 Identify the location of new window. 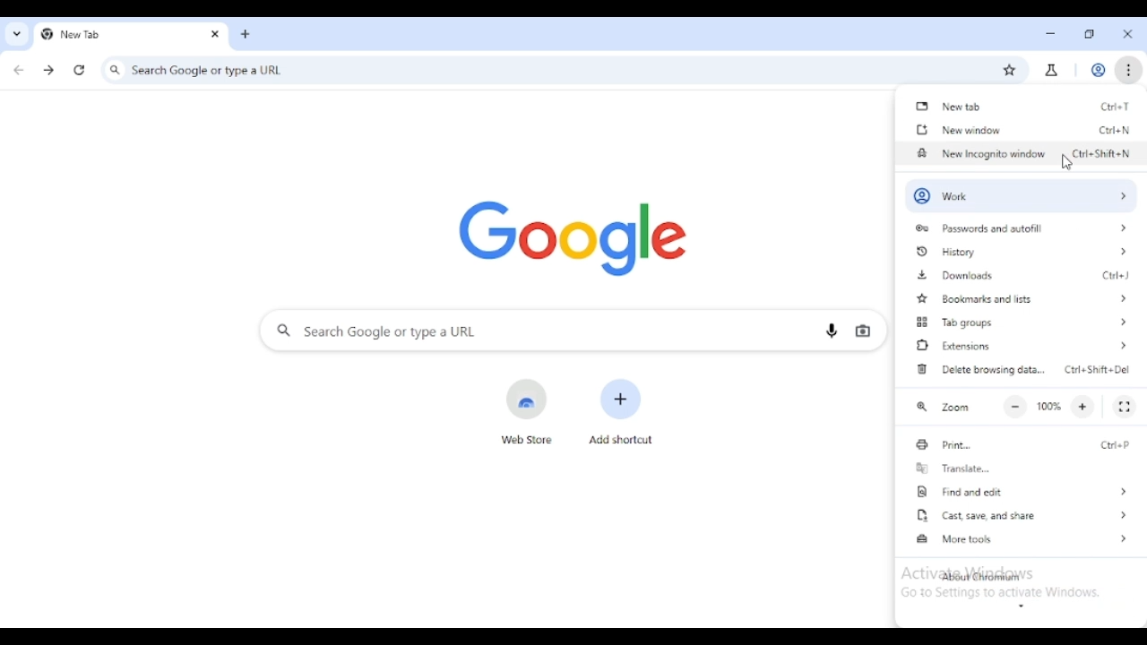
(1114, 130).